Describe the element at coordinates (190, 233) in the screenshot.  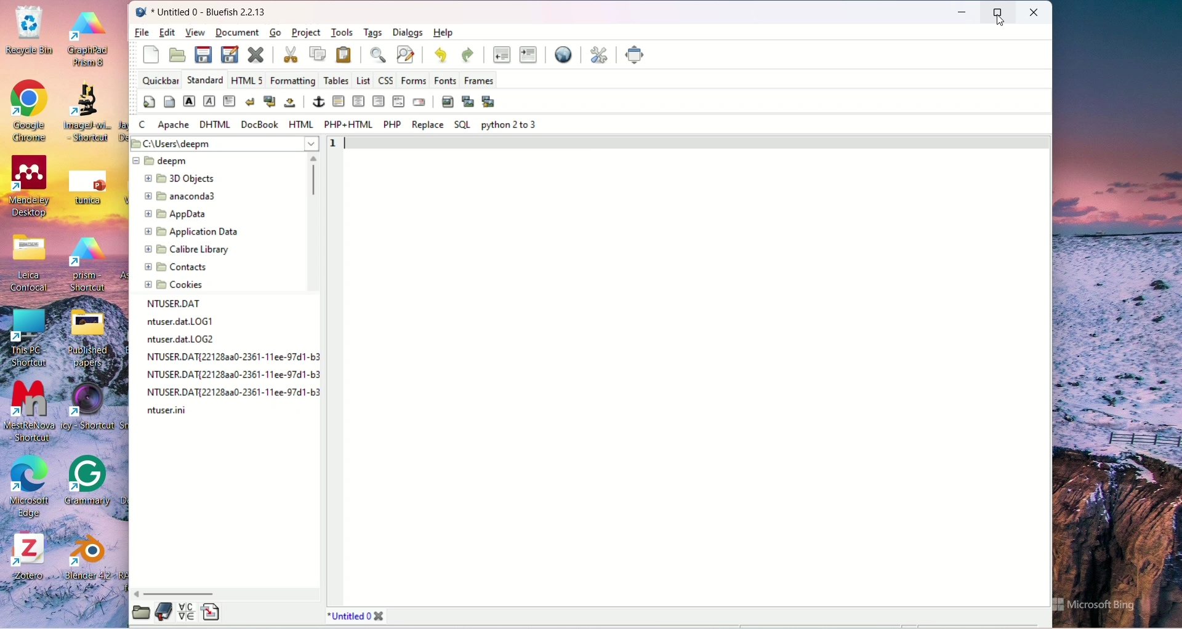
I see `application` at that location.